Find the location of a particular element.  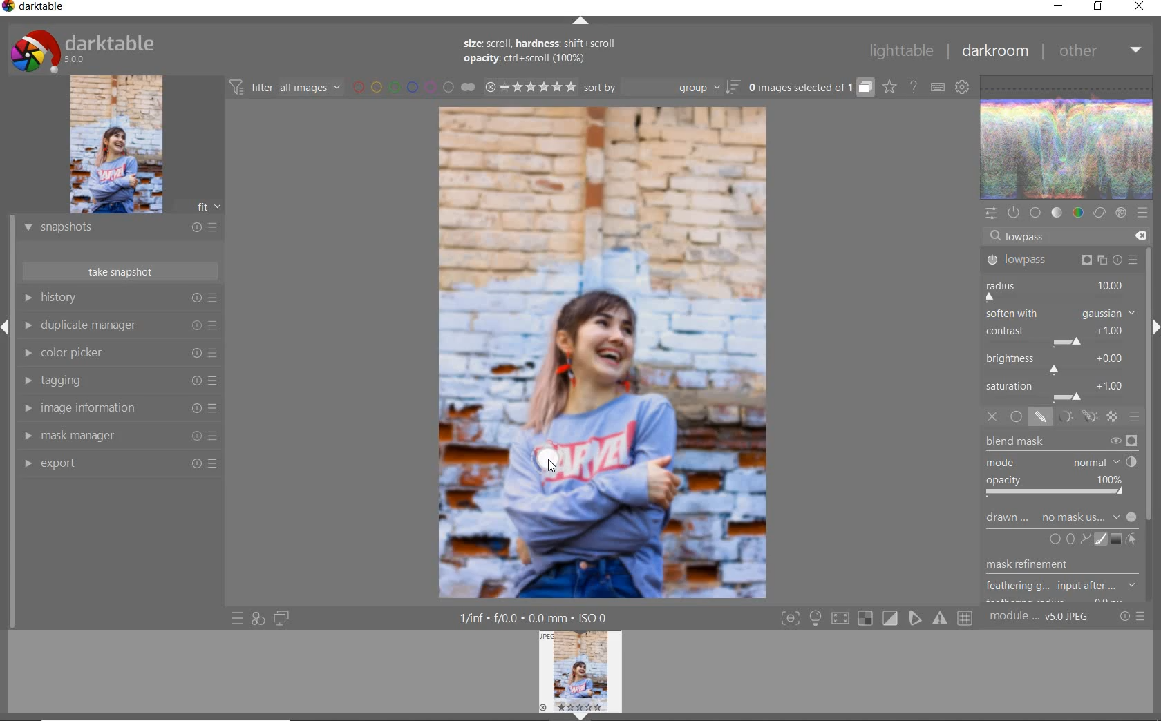

brightness is located at coordinates (1059, 362).